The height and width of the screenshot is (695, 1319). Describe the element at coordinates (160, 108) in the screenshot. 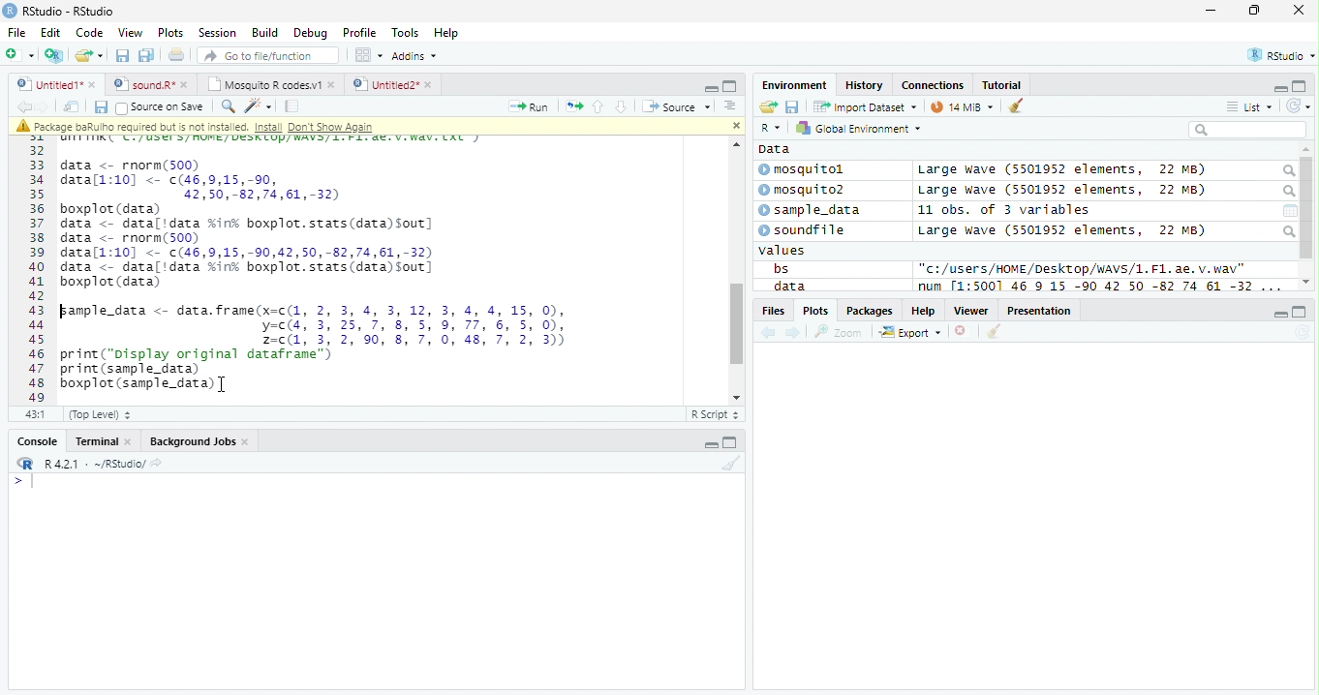

I see `Source on save` at that location.